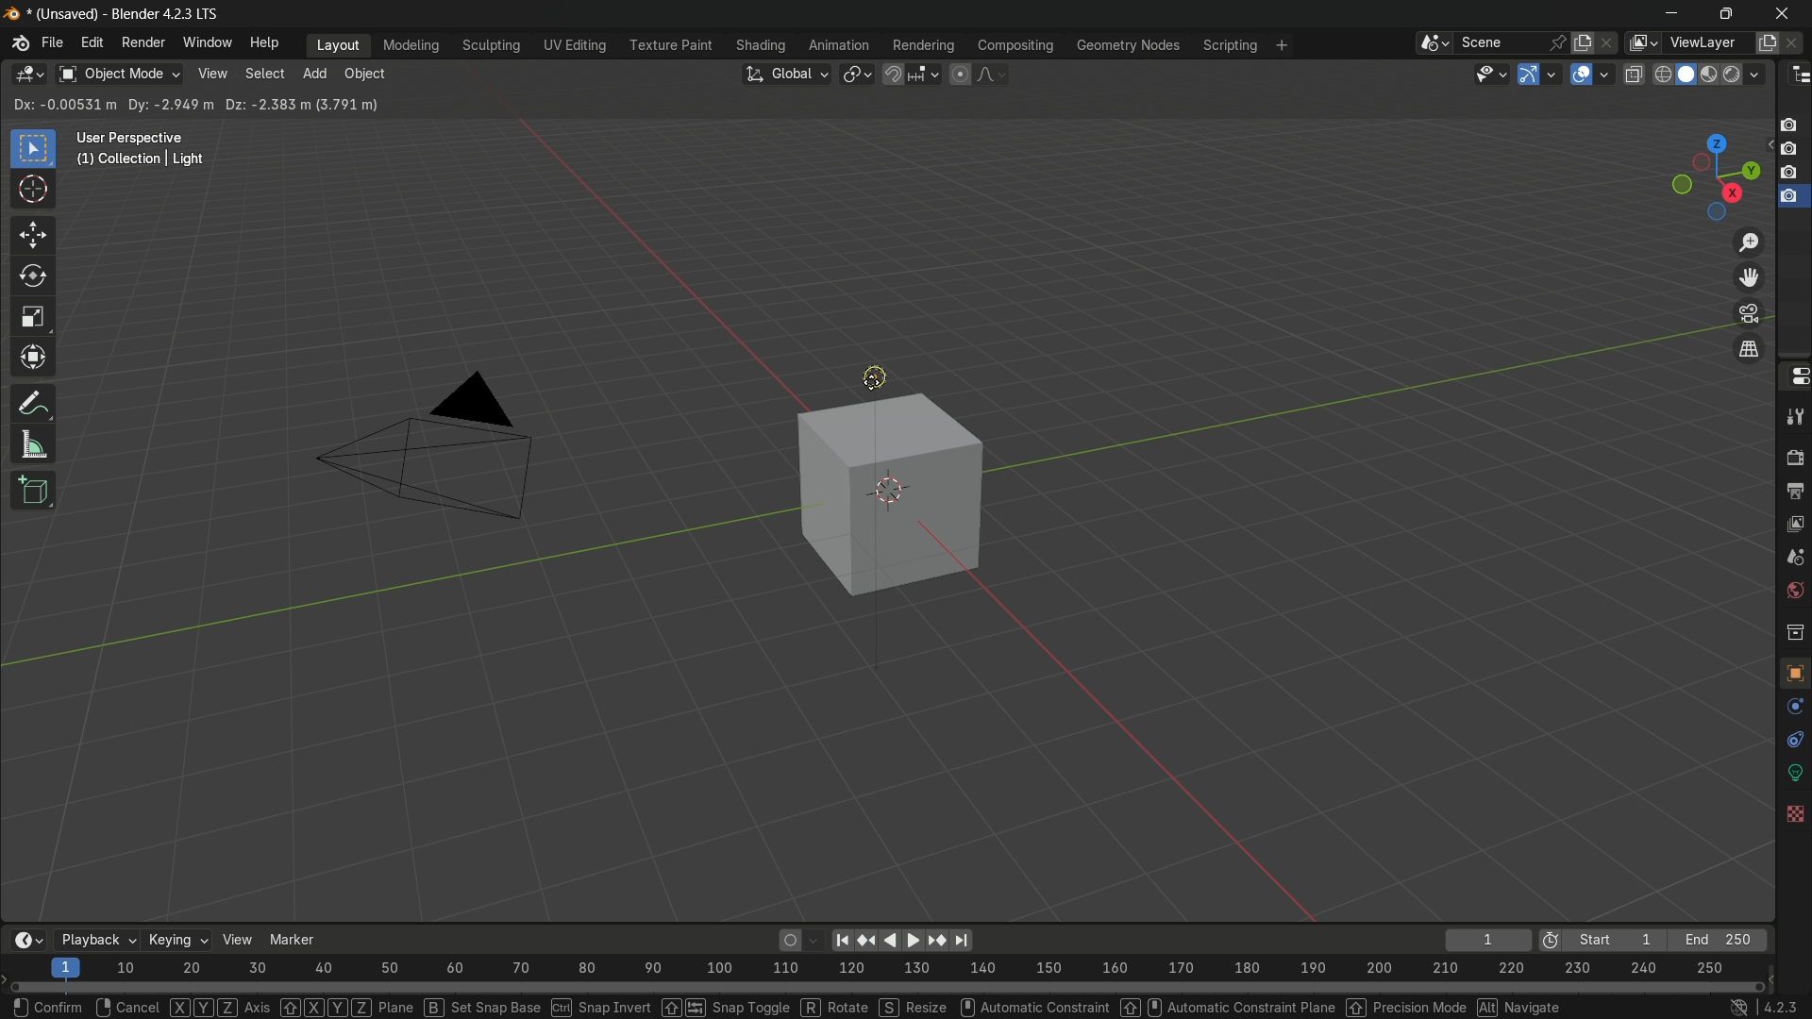  I want to click on texture paint menu, so click(675, 44).